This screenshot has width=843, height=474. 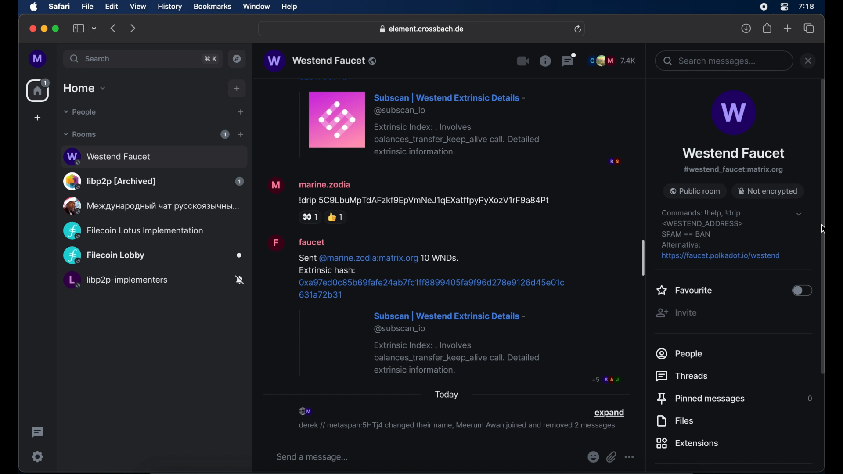 I want to click on bookmarks, so click(x=212, y=7).